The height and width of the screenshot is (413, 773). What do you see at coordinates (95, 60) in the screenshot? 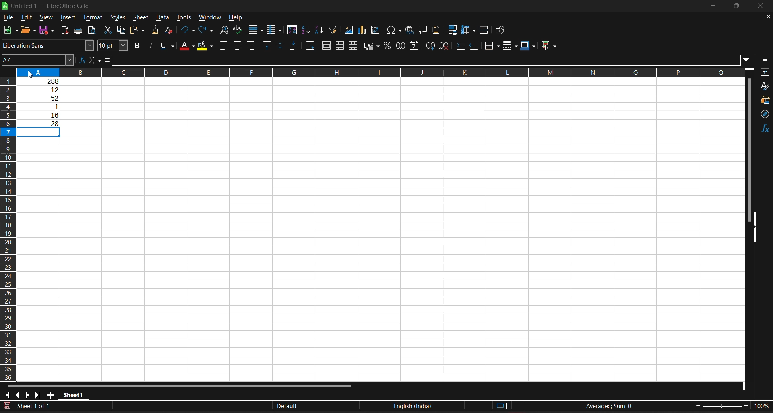
I see `select function` at bounding box center [95, 60].